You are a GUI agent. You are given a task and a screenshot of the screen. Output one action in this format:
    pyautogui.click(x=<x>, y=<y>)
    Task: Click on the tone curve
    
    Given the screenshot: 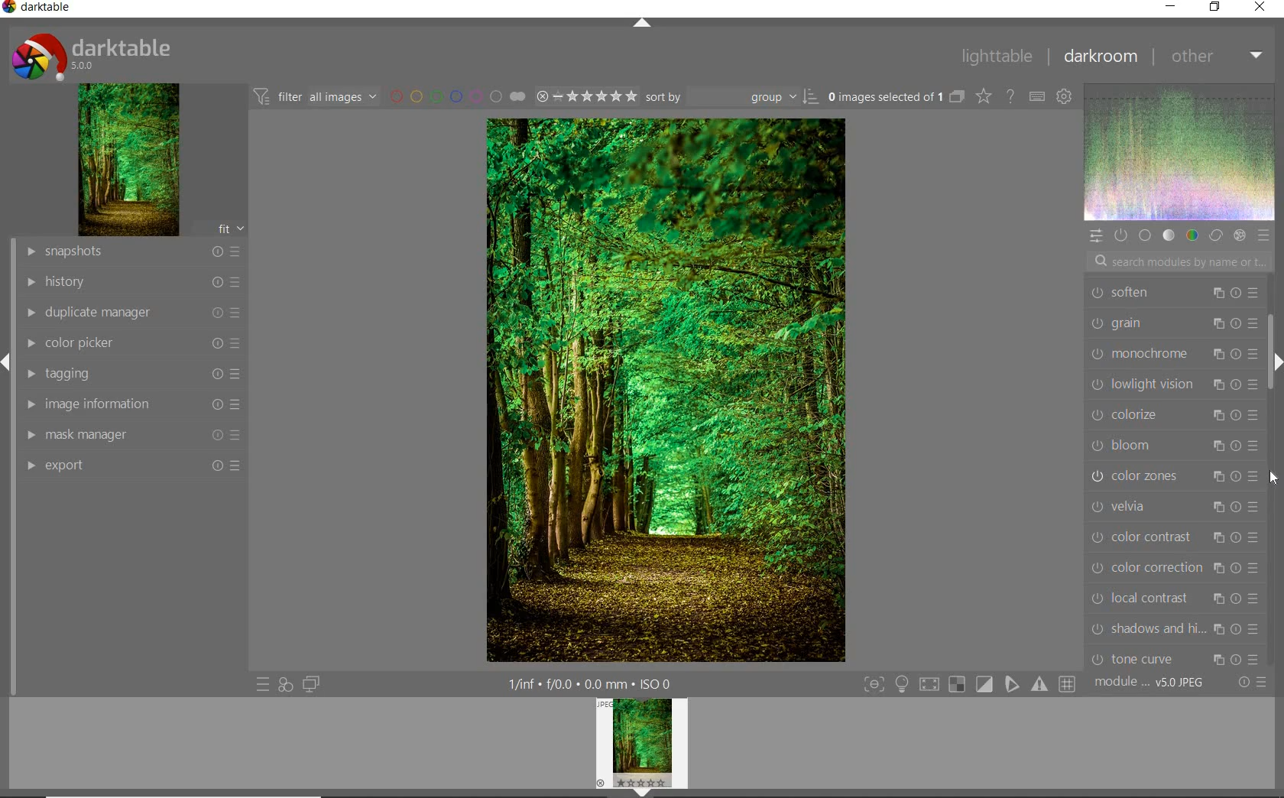 What is the action you would take?
    pyautogui.click(x=1177, y=660)
    